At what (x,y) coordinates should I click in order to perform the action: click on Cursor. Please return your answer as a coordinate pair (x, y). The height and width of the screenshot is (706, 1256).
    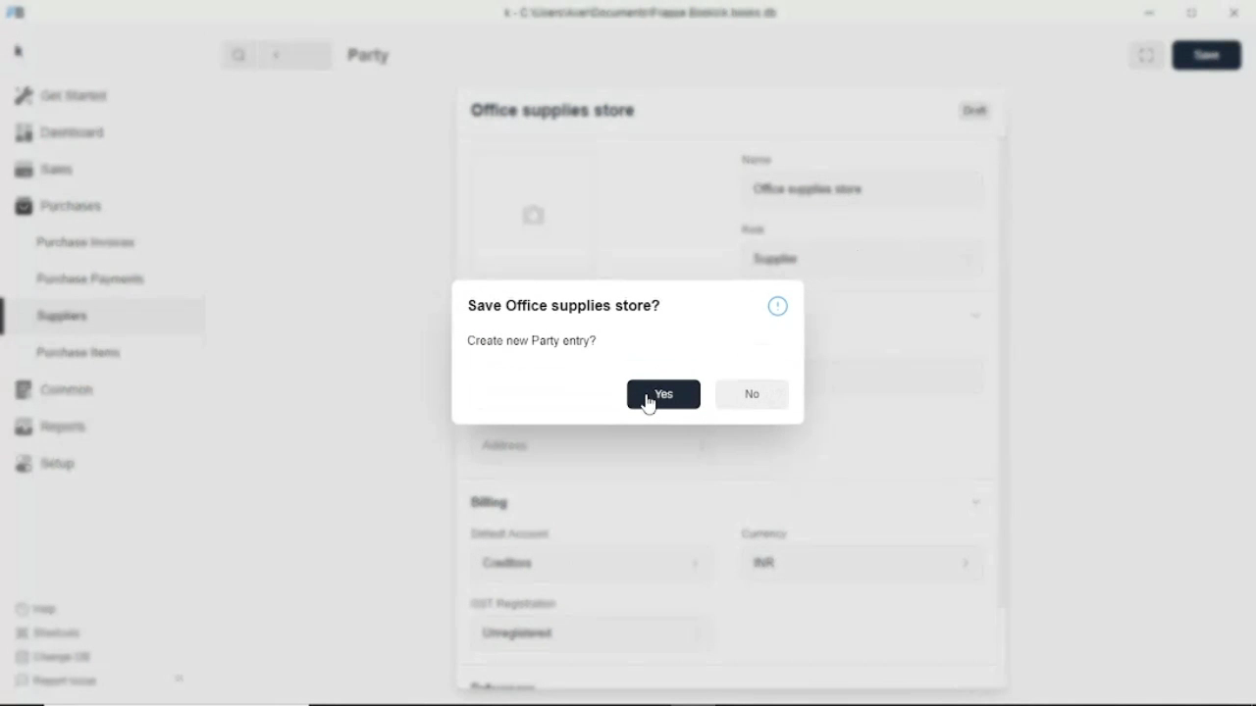
    Looking at the image, I should click on (648, 404).